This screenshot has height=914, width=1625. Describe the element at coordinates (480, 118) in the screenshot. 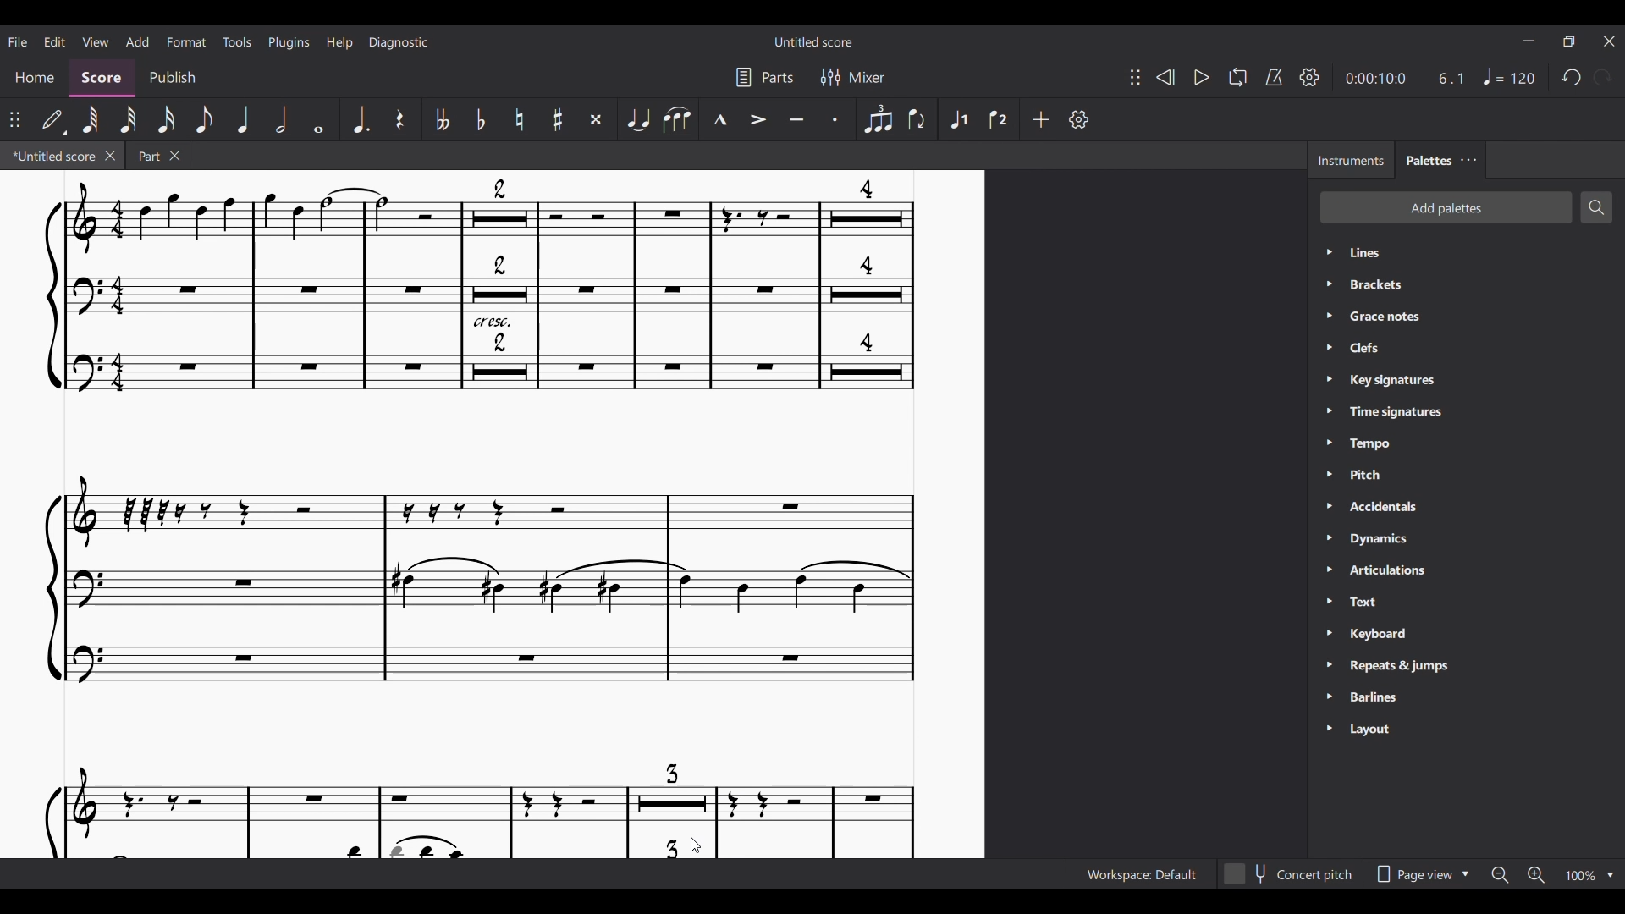

I see `Toggle flat` at that location.